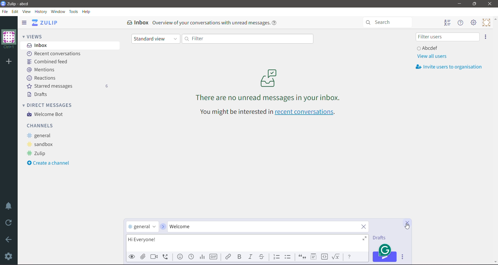 This screenshot has height=265, width=498. What do you see at coordinates (74, 12) in the screenshot?
I see `Tools` at bounding box center [74, 12].